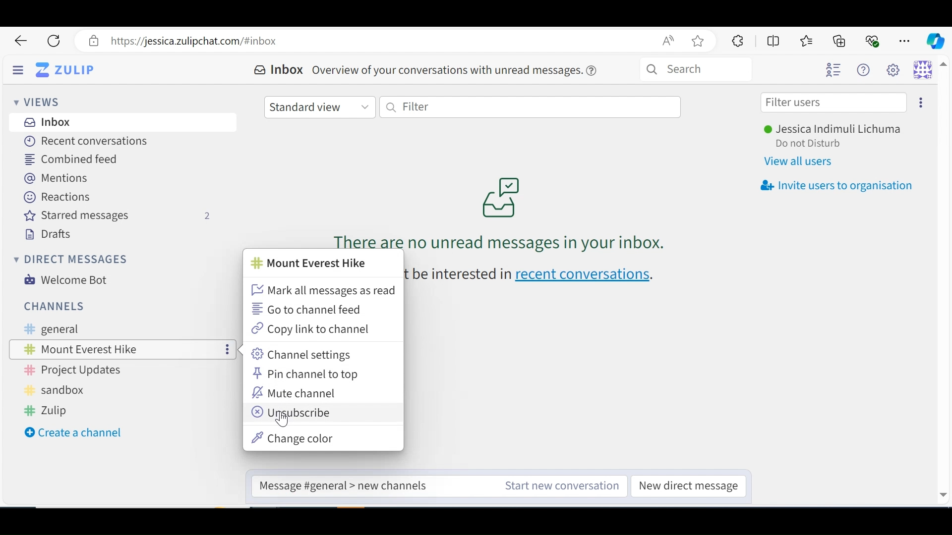 Image resolution: width=952 pixels, height=535 pixels. What do you see at coordinates (808, 41) in the screenshot?
I see `Favorites` at bounding box center [808, 41].